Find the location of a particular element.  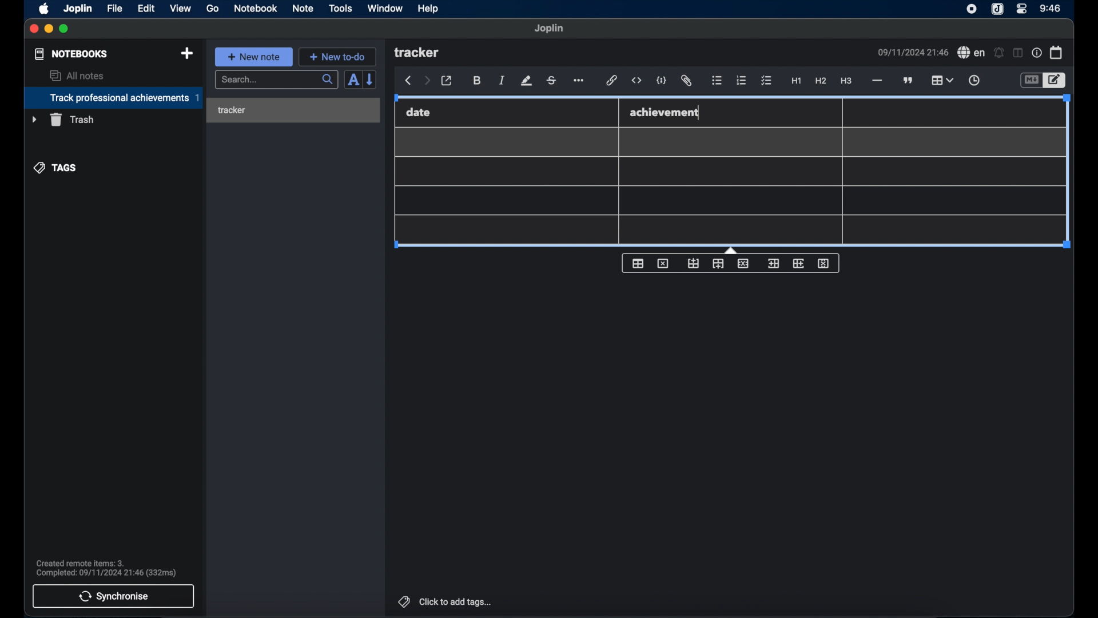

bulleted list is located at coordinates (717, 81).